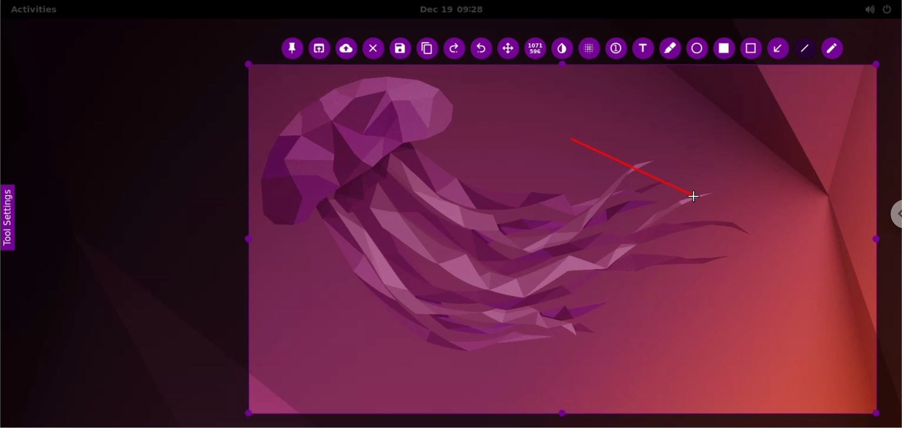 The width and height of the screenshot is (902, 428). I want to click on cancel capture, so click(374, 48).